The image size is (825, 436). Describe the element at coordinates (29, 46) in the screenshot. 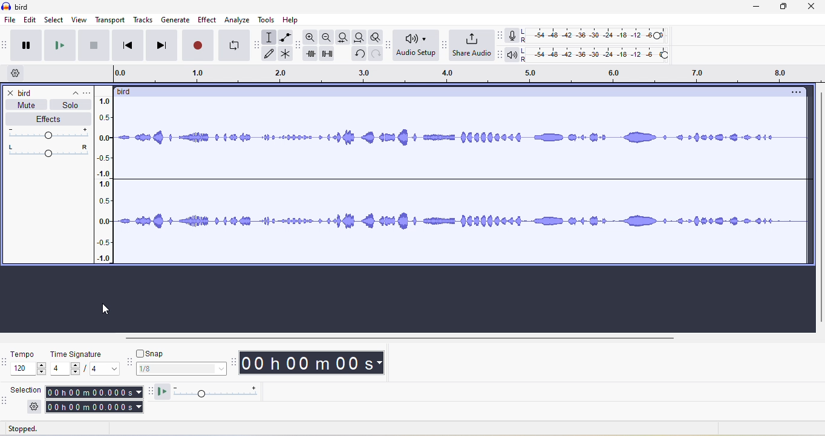

I see `pause` at that location.